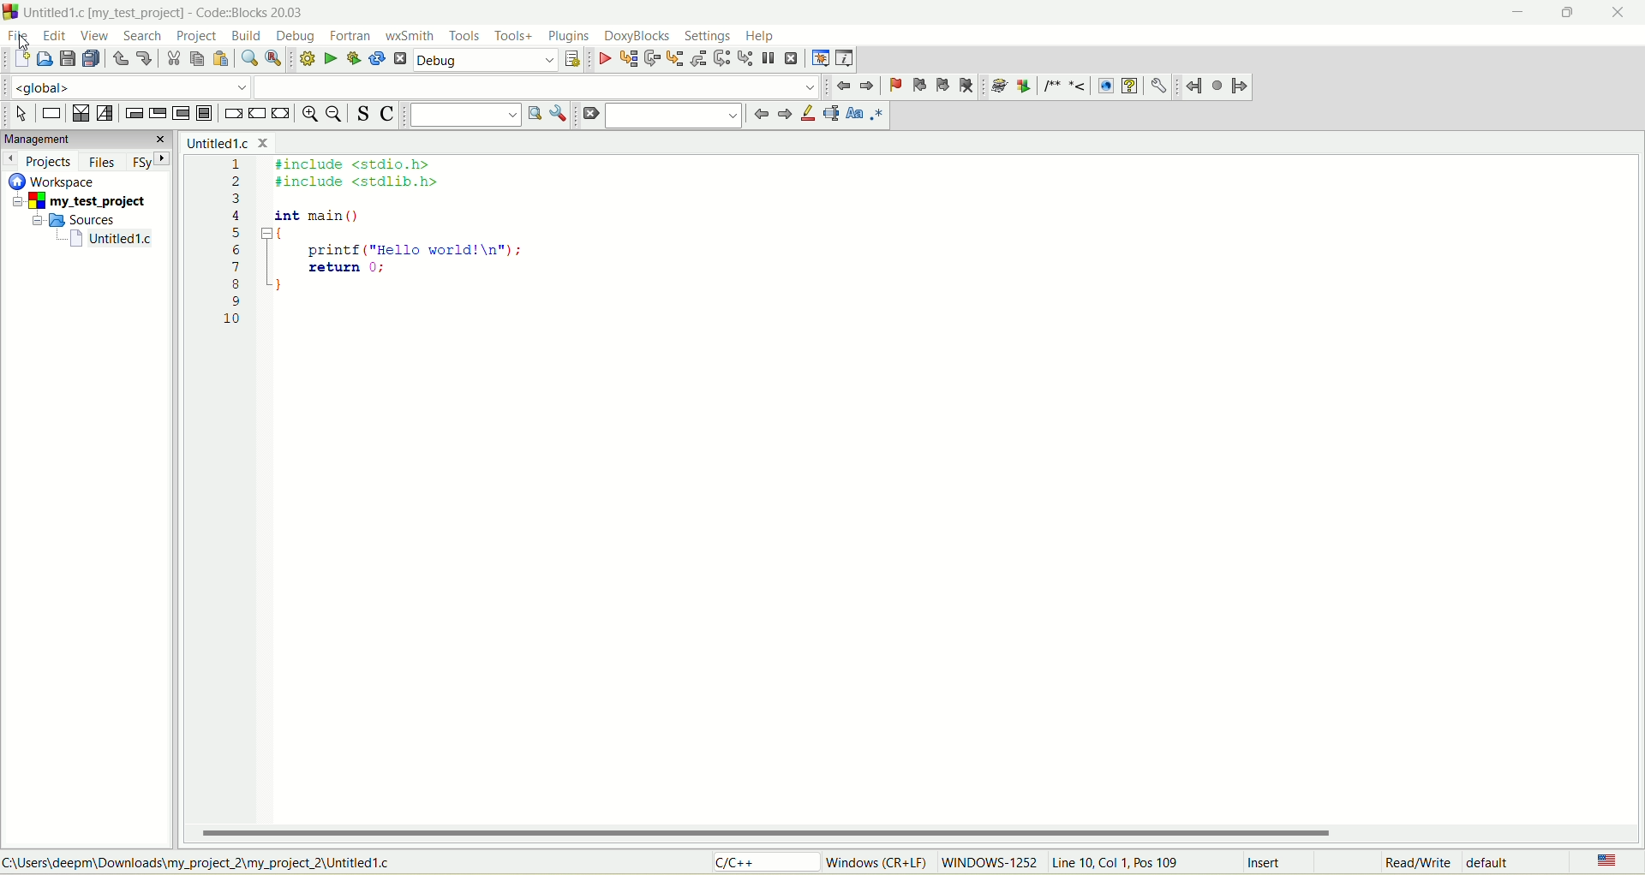  Describe the element at coordinates (916, 84) in the screenshot. I see `prev bookmark` at that location.